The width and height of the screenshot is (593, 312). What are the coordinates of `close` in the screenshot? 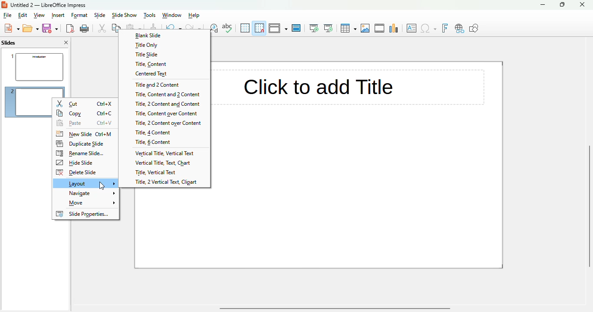 It's located at (582, 4).